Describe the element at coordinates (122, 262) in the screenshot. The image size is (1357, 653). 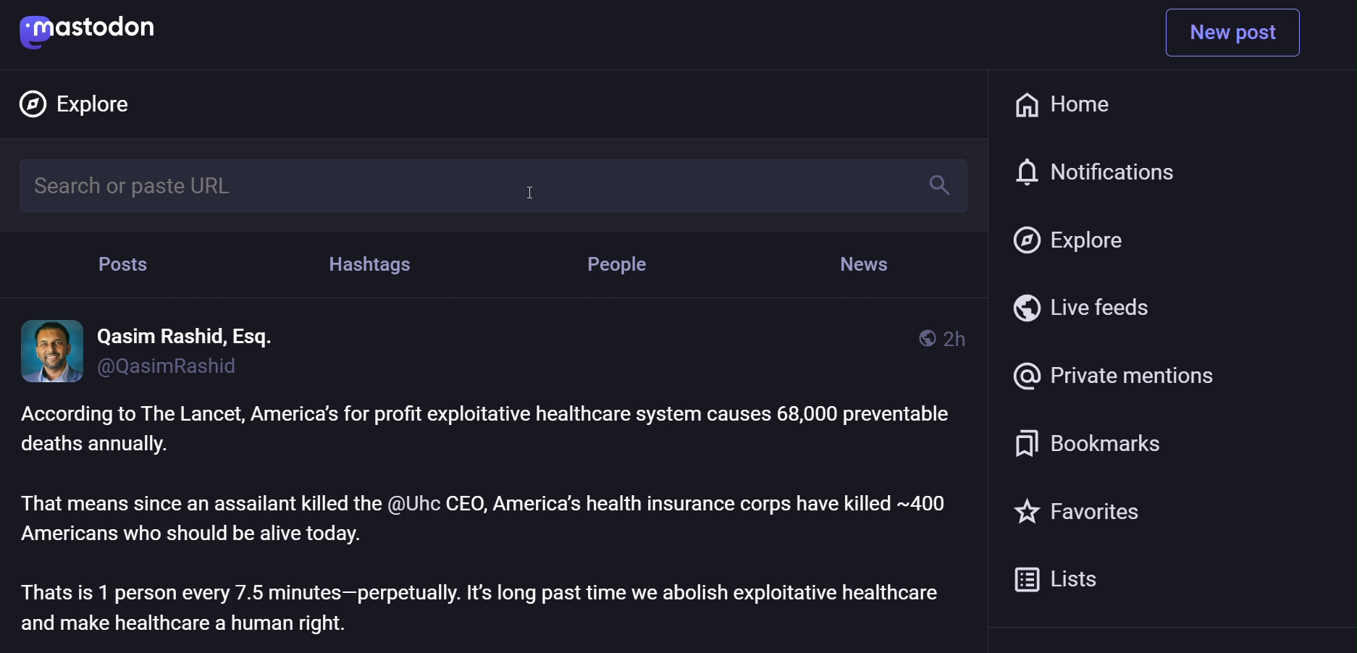
I see `post` at that location.